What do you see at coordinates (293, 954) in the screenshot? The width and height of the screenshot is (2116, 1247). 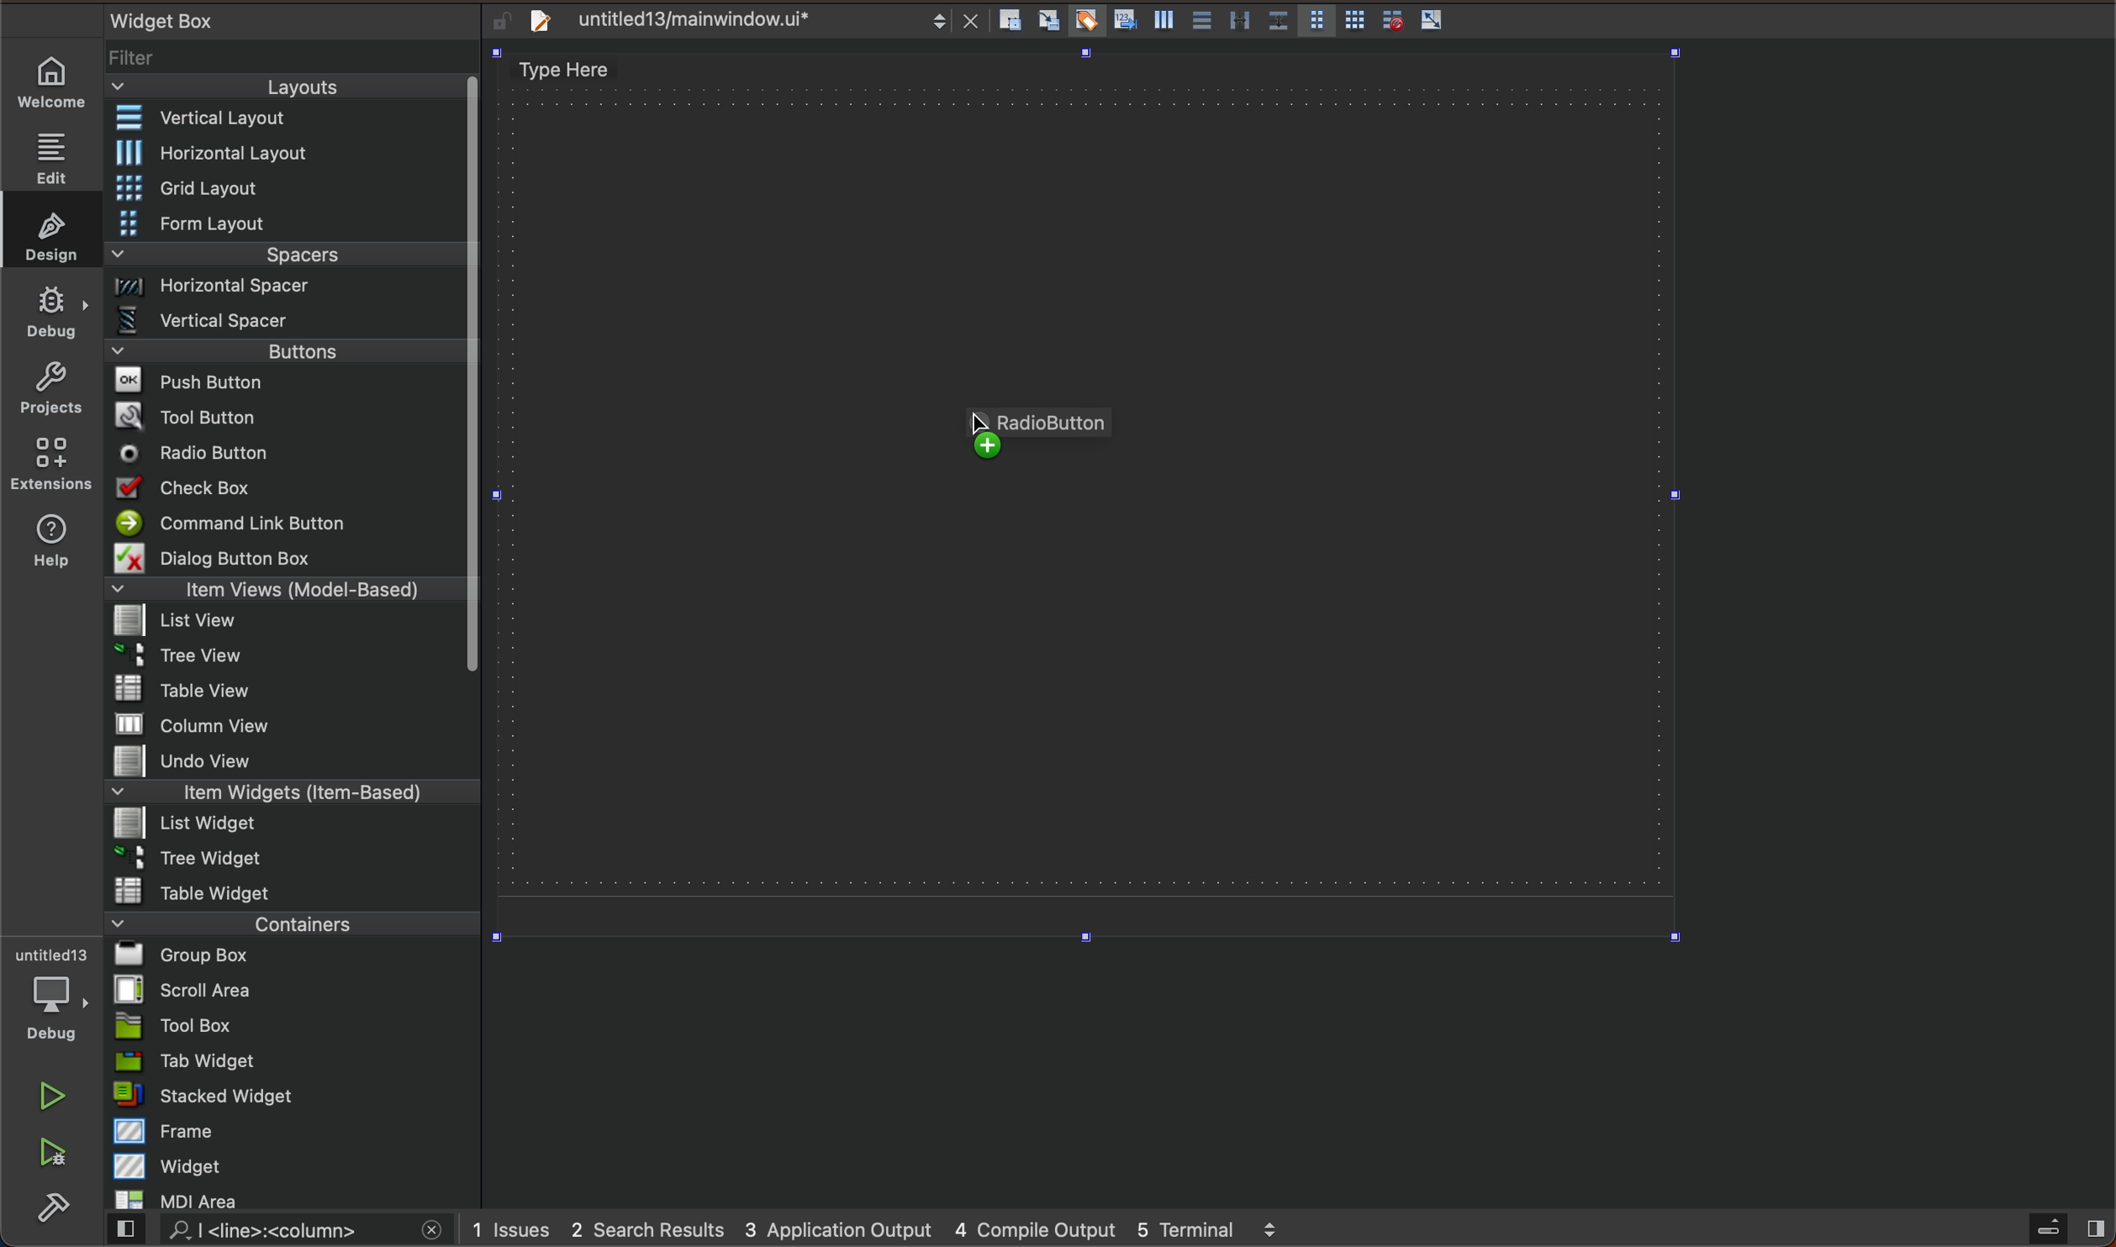 I see `group box` at bounding box center [293, 954].